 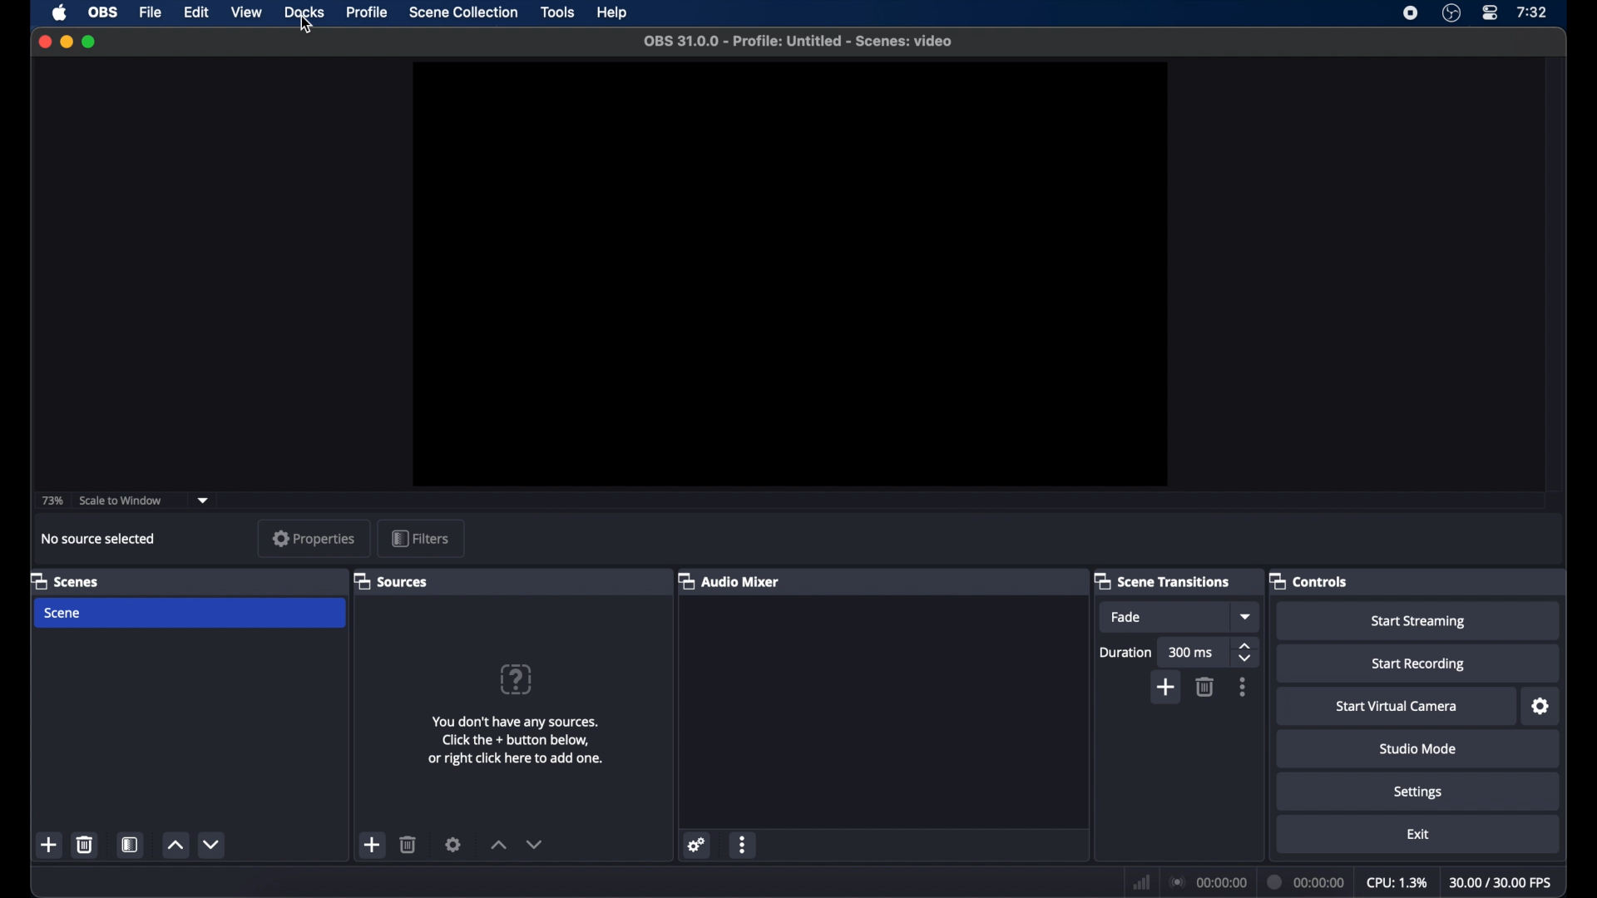 What do you see at coordinates (1167, 687) in the screenshot?
I see `add` at bounding box center [1167, 687].